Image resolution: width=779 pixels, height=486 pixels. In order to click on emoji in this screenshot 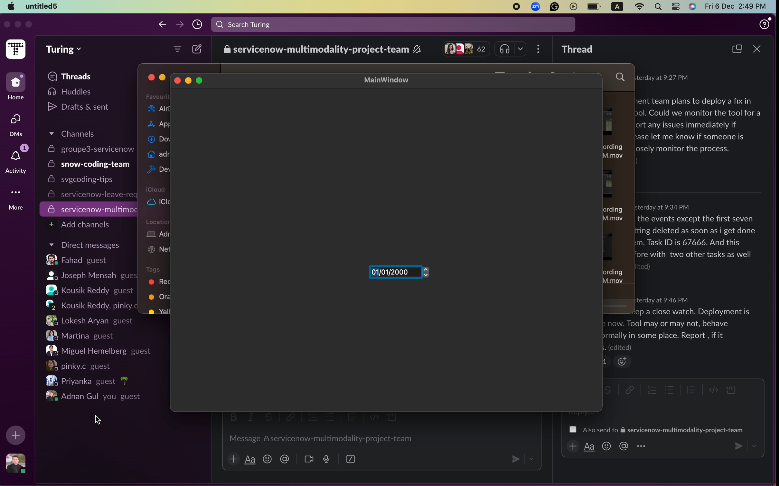, I will do `click(268, 459)`.